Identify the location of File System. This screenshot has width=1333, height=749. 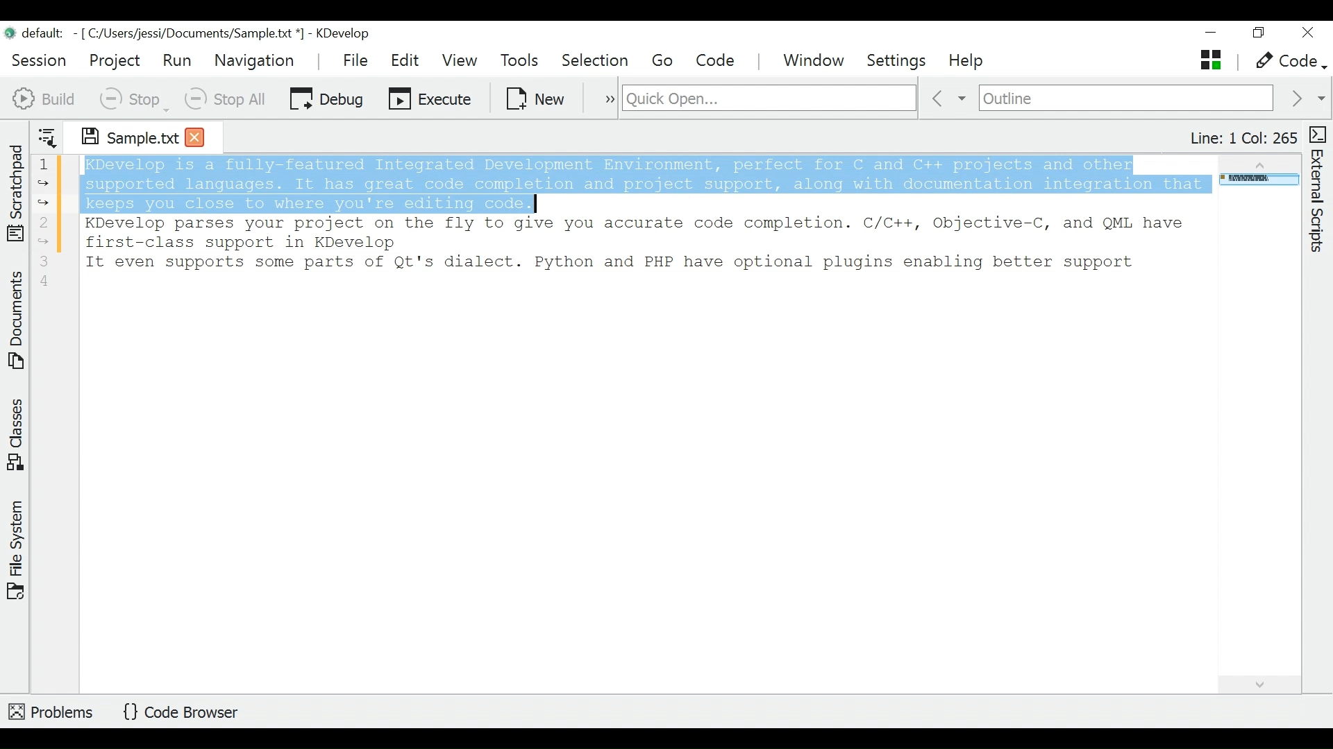
(16, 549).